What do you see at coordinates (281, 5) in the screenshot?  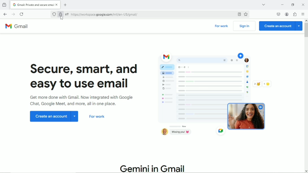 I see `Minimize` at bounding box center [281, 5].